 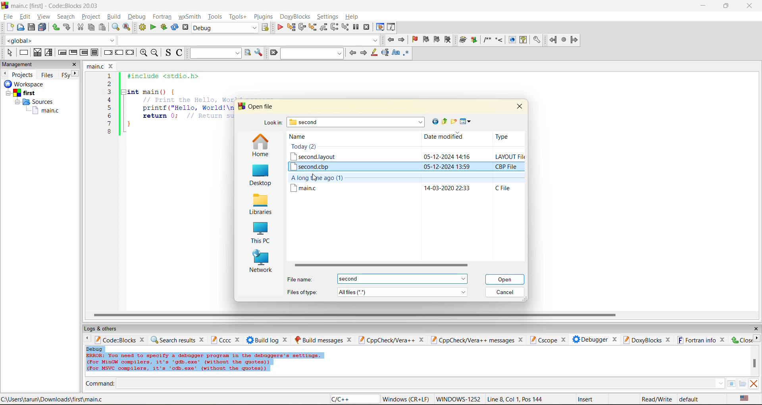 What do you see at coordinates (505, 293) in the screenshot?
I see `cancel` at bounding box center [505, 293].